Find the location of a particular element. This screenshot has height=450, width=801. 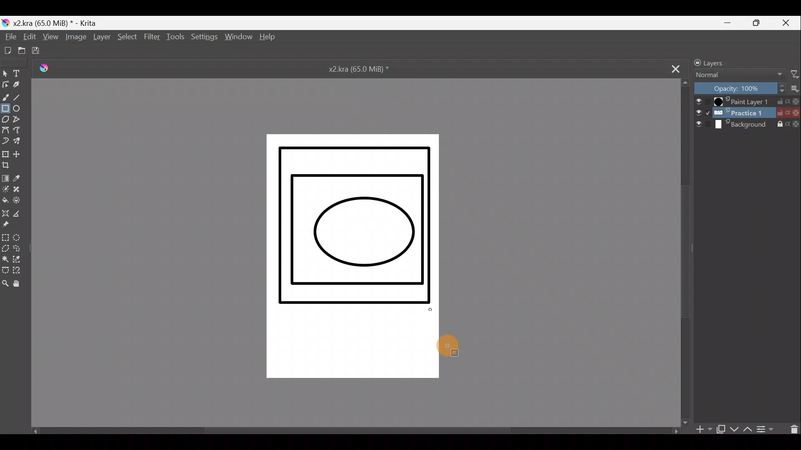

Enclose & fill tool is located at coordinates (20, 201).